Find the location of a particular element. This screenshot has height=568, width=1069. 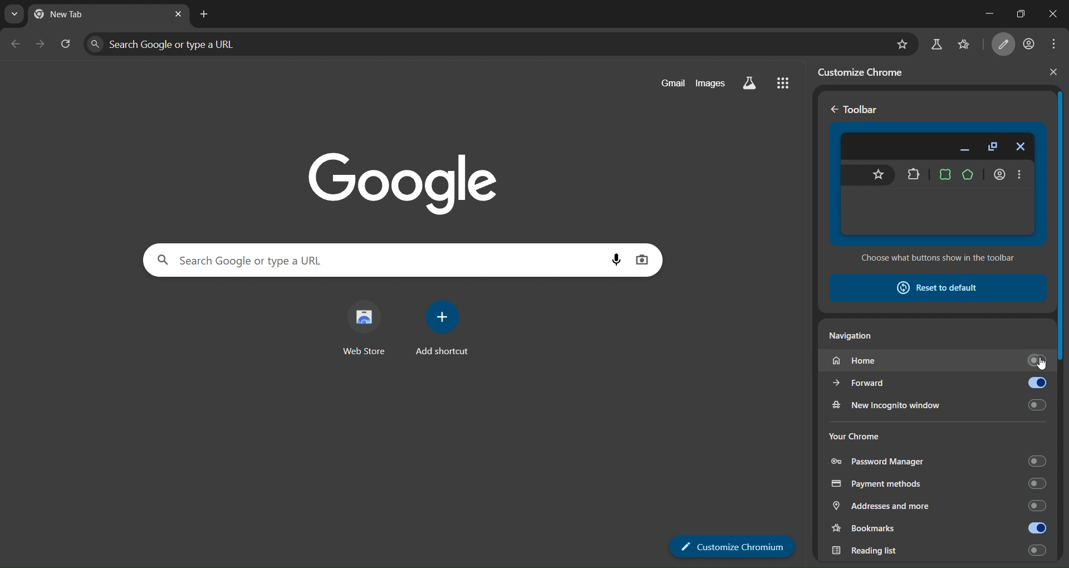

toggle is located at coordinates (1032, 527).